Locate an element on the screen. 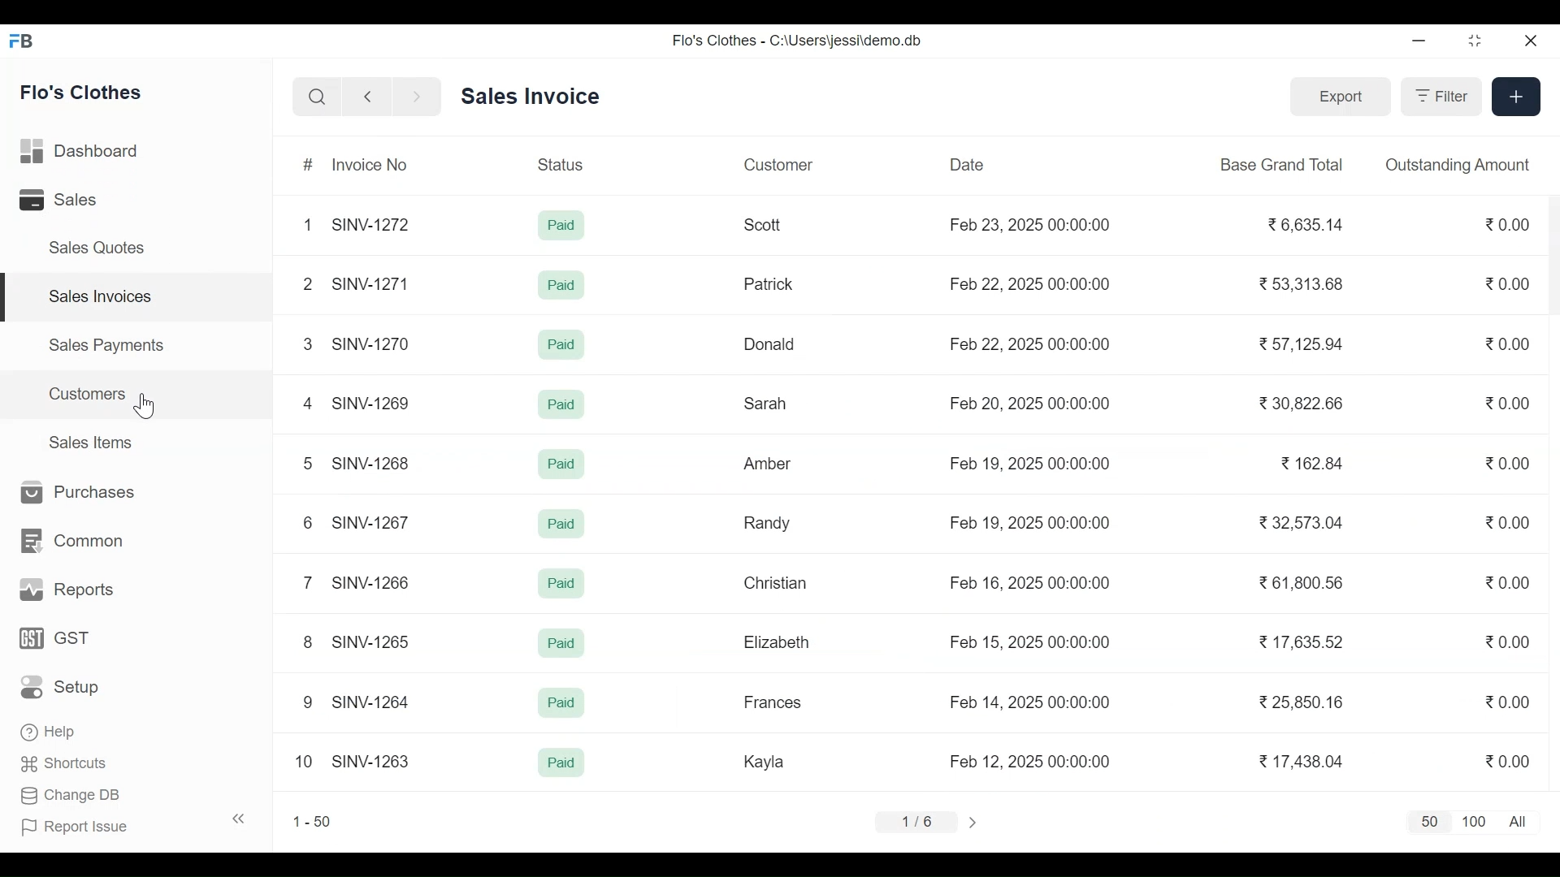 The width and height of the screenshot is (1560, 877). 17,438.04 is located at coordinates (1303, 761).